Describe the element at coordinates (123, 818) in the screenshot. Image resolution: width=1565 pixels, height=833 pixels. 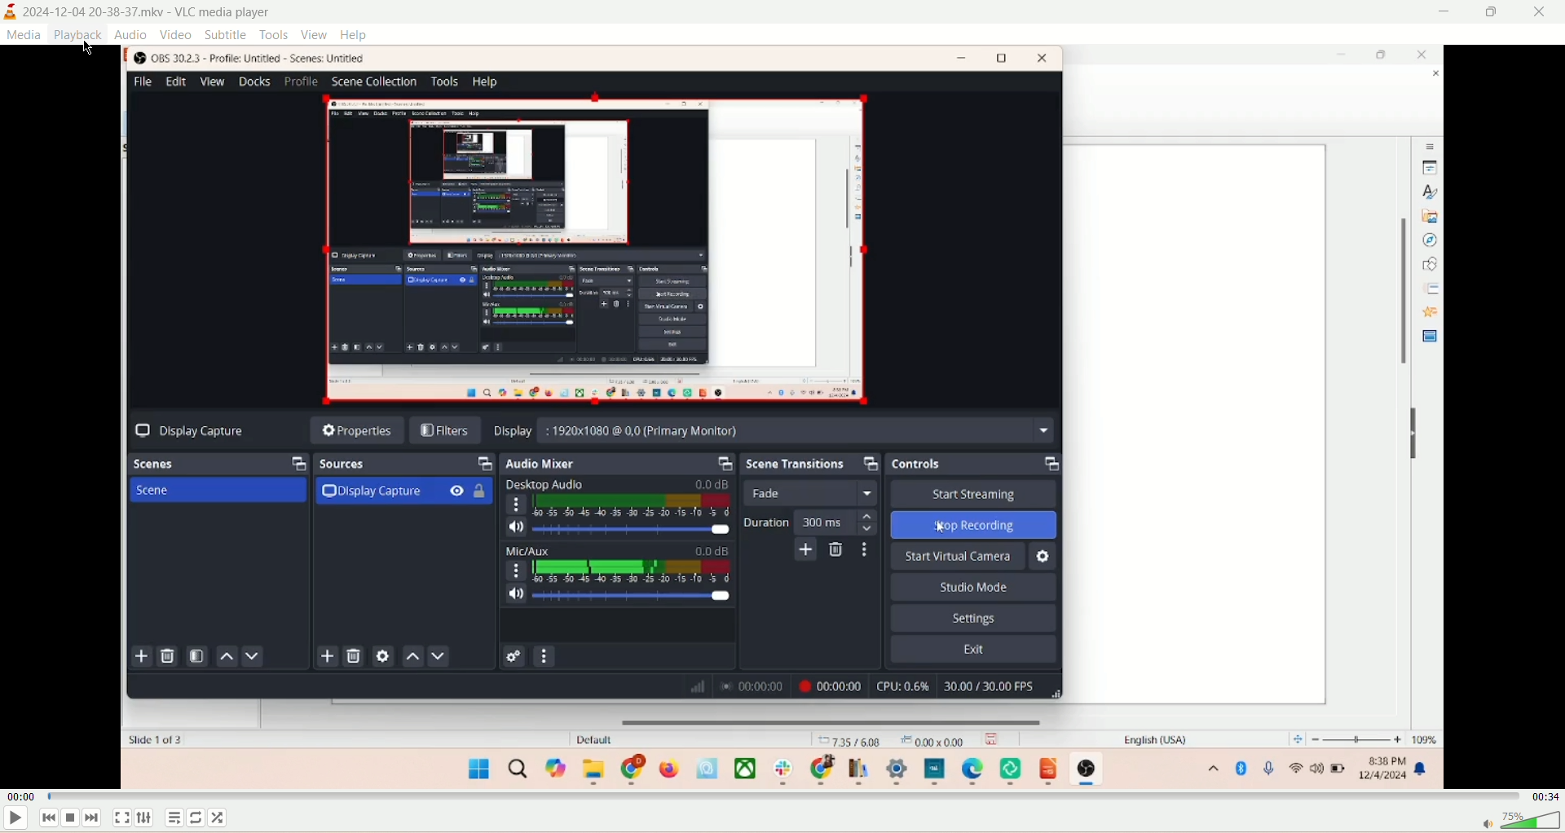
I see `fullscreen` at that location.